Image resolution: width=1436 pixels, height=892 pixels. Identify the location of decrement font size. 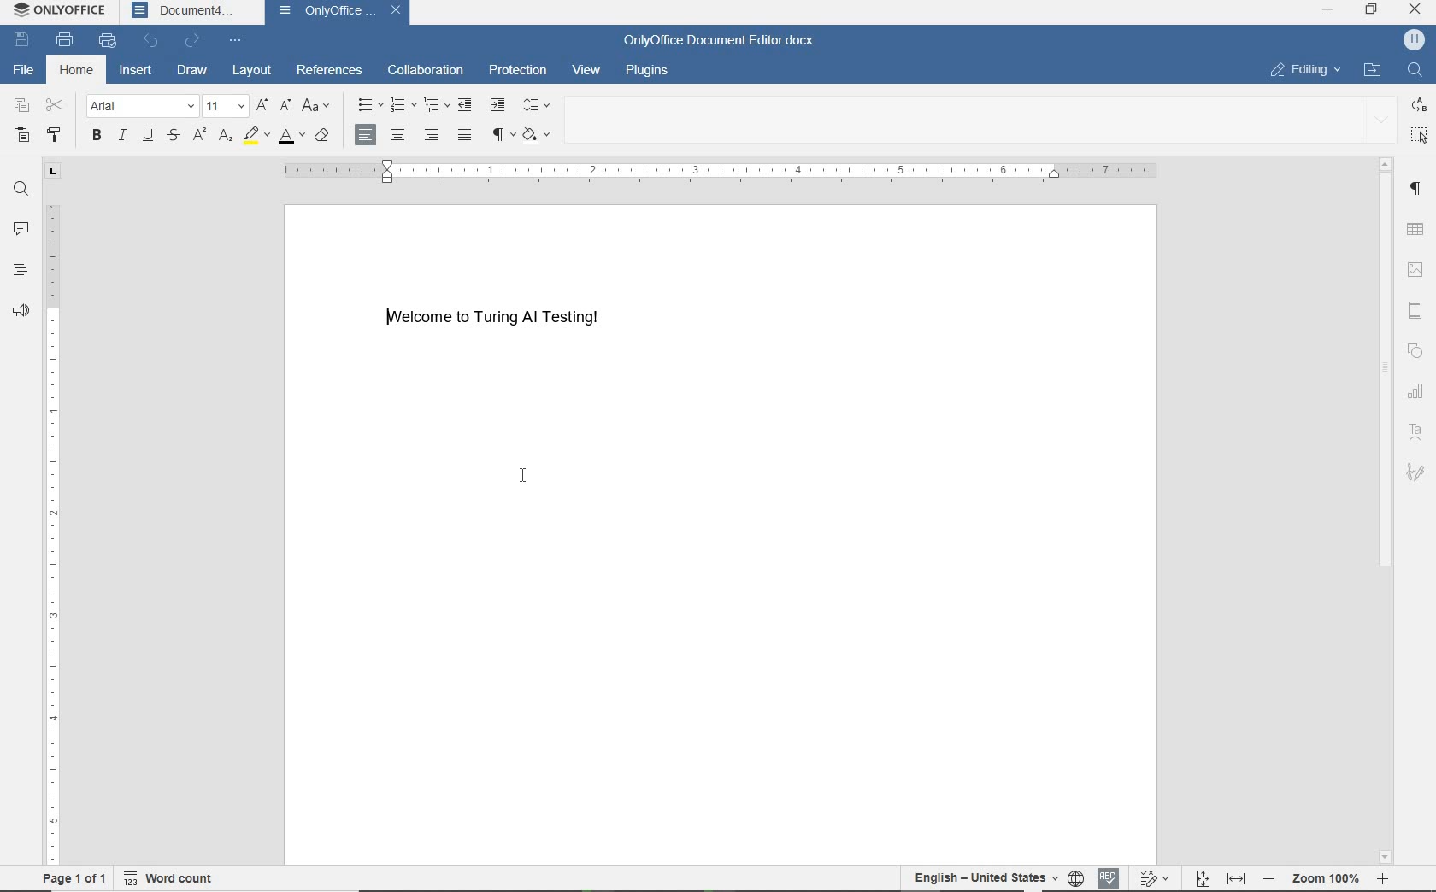
(286, 107).